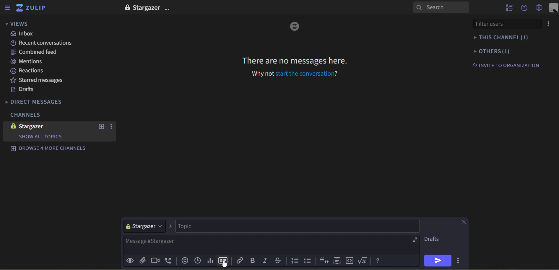 Image resolution: width=559 pixels, height=270 pixels. What do you see at coordinates (263, 74) in the screenshot?
I see `why not` at bounding box center [263, 74].